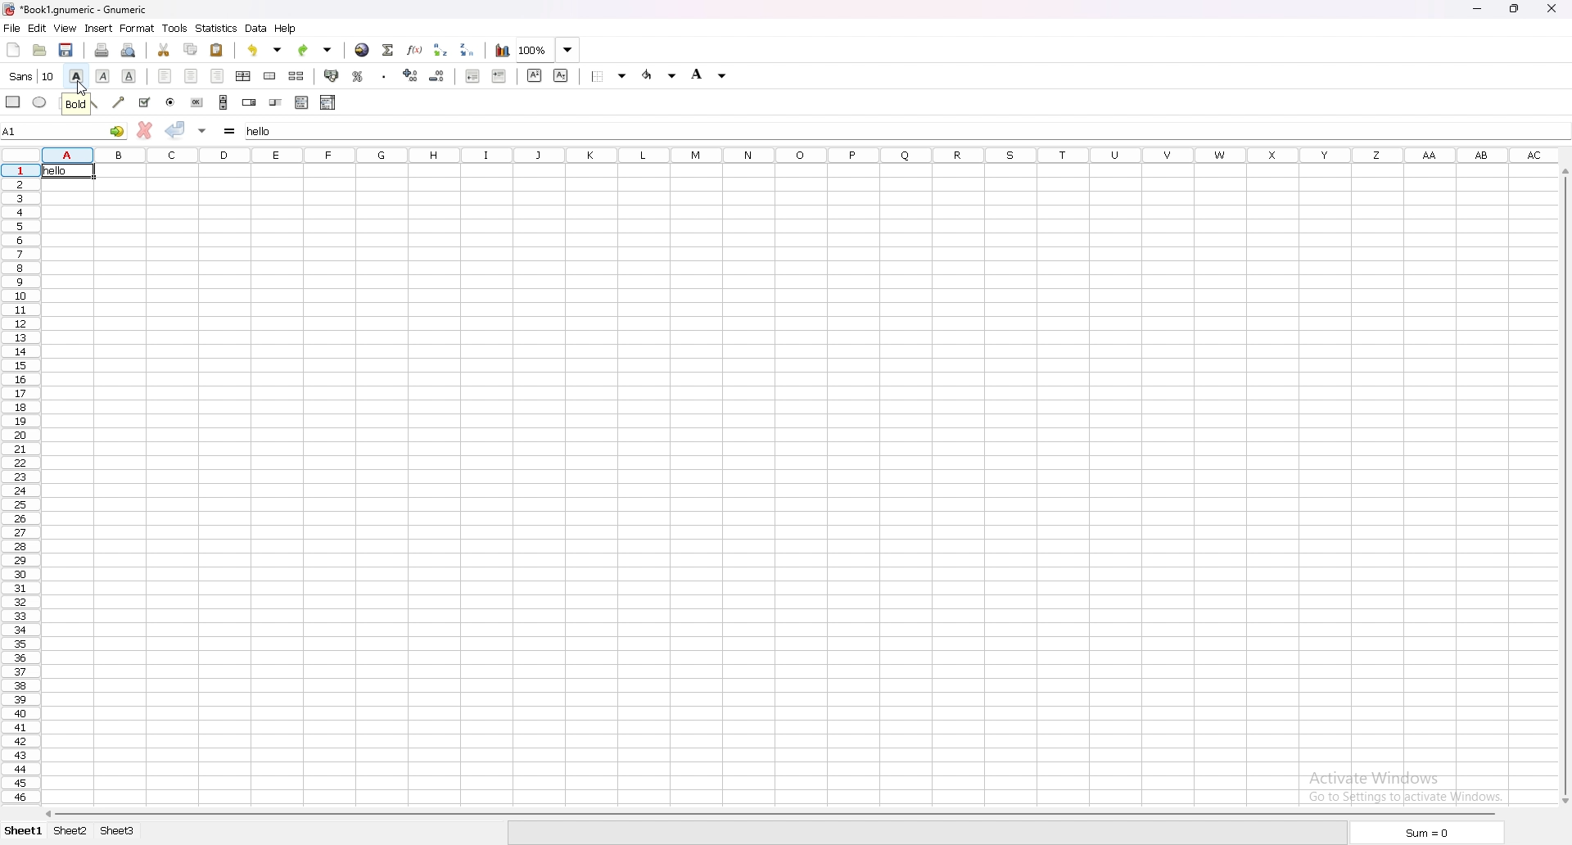 This screenshot has height=845, width=1572. I want to click on formula, so click(229, 130).